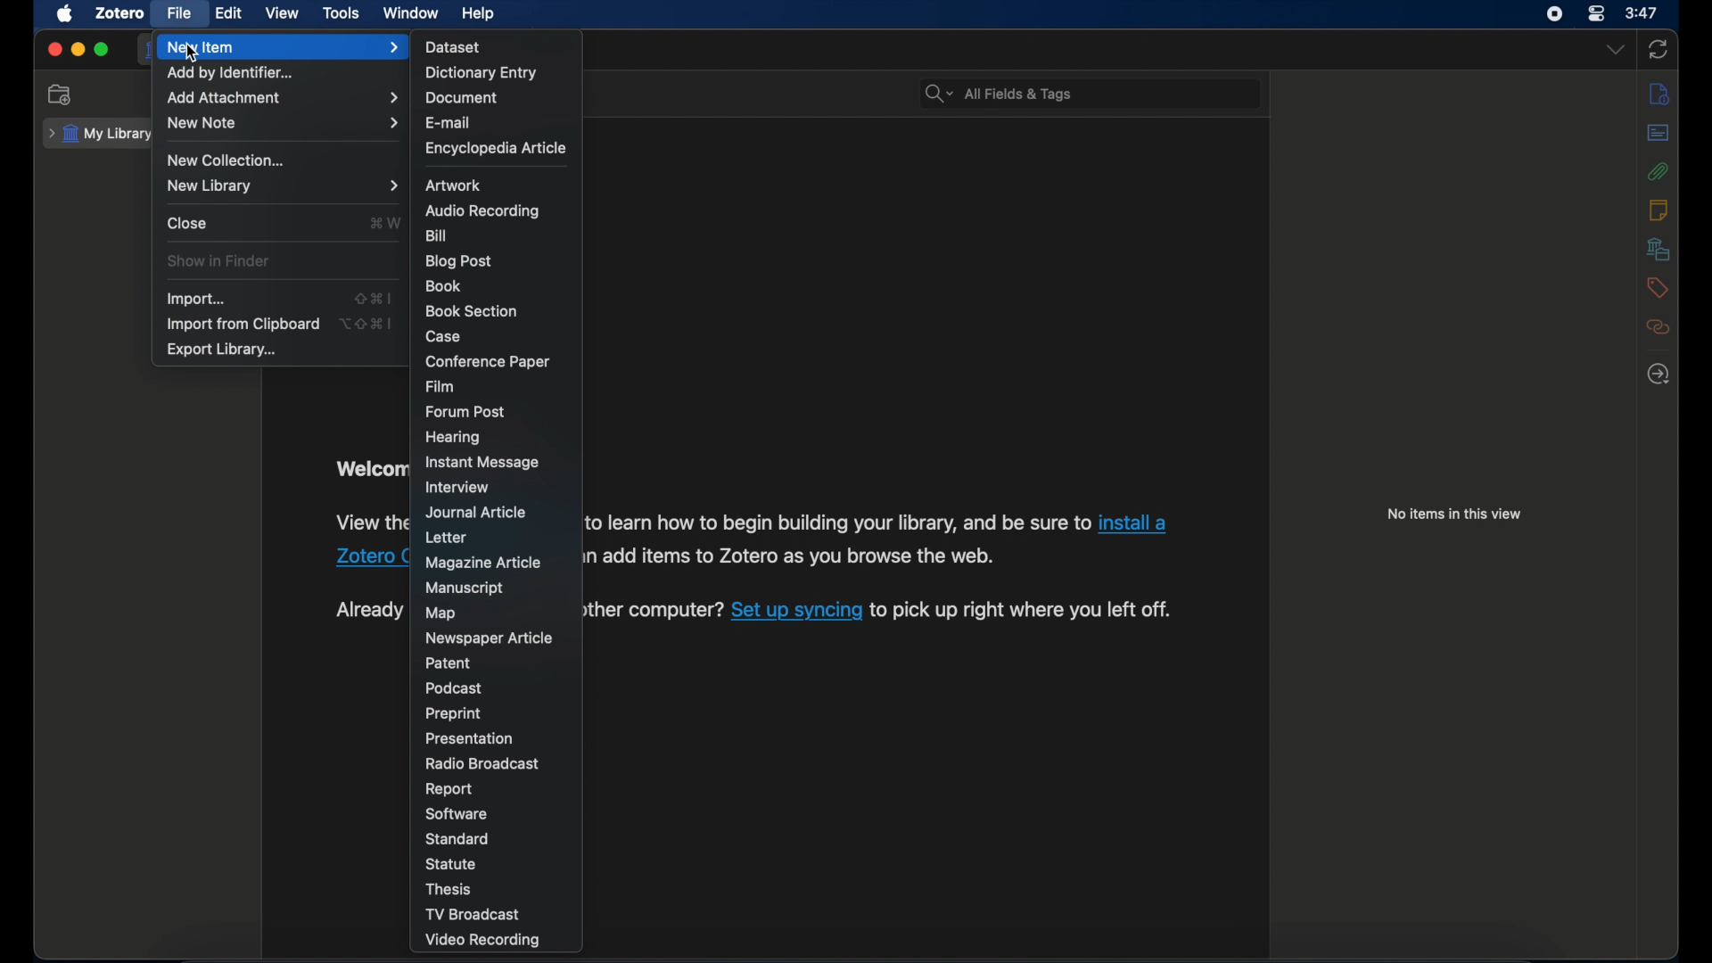  Describe the element at coordinates (1659, 171) in the screenshot. I see `attachments` at that location.